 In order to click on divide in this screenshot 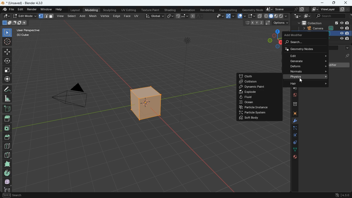, I will do `click(7, 146)`.